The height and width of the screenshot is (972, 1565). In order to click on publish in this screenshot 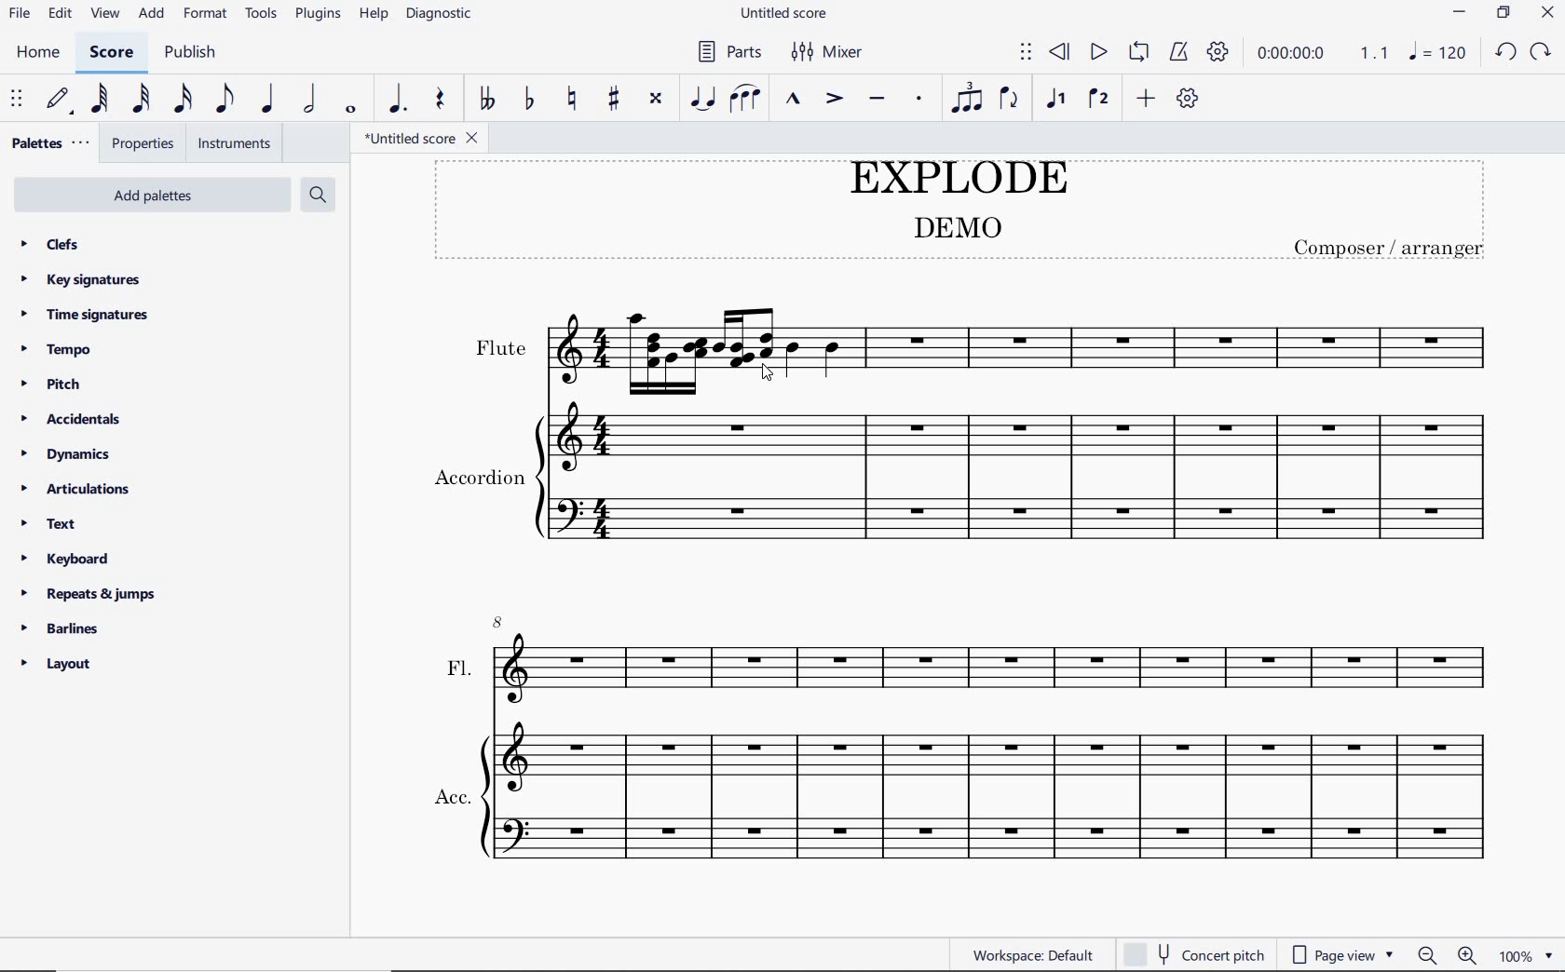, I will do `click(191, 52)`.